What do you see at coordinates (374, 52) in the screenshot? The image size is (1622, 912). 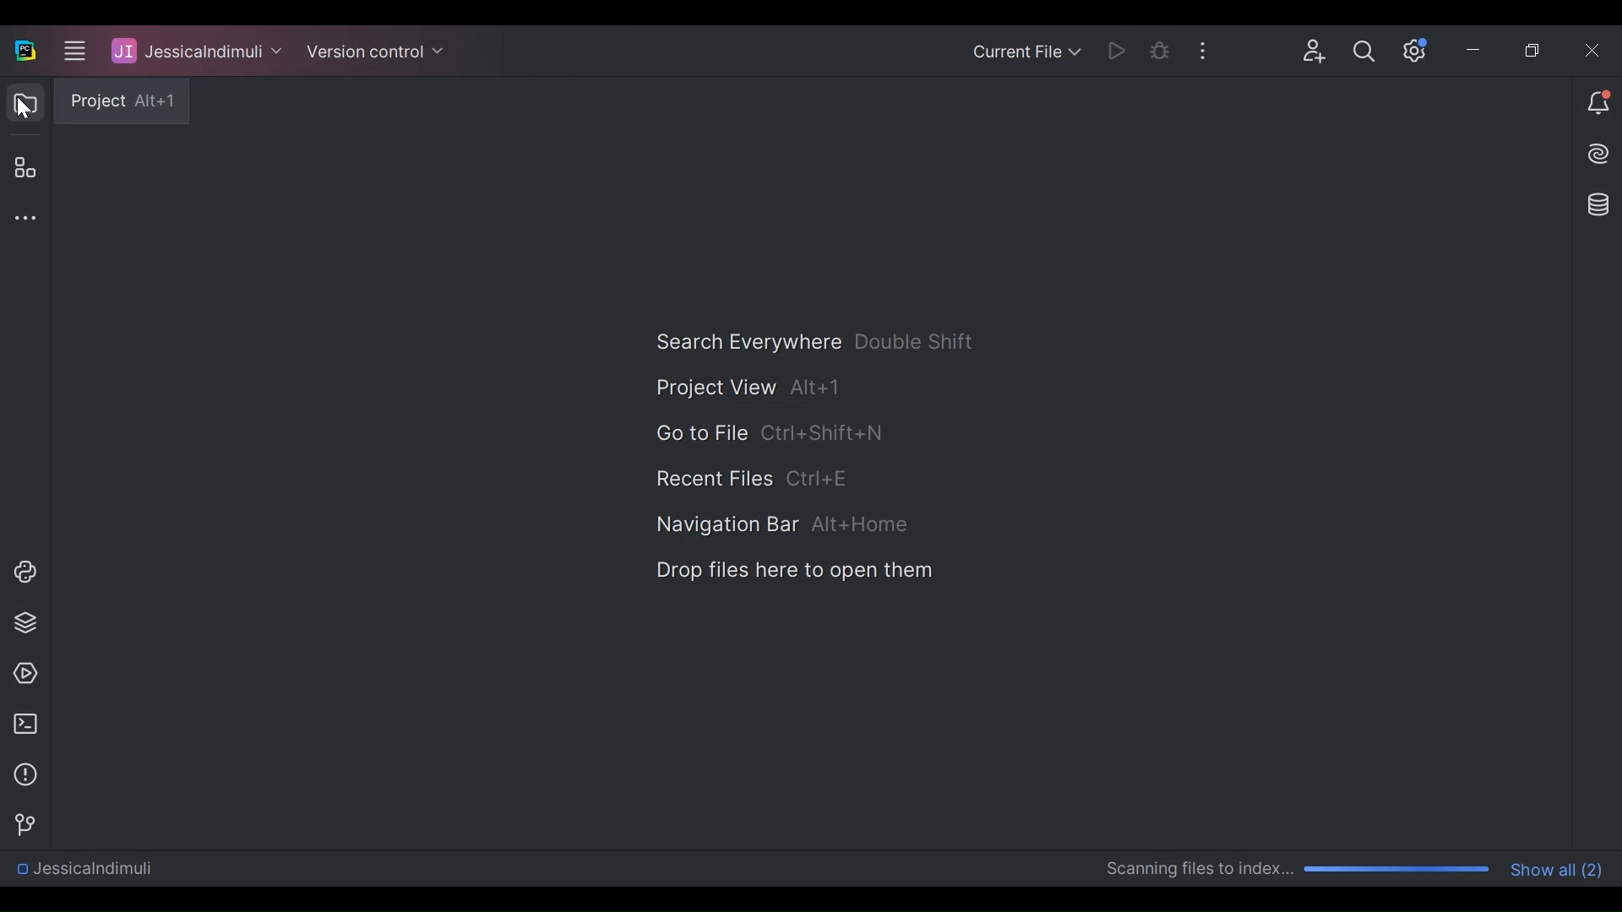 I see `Version Control` at bounding box center [374, 52].